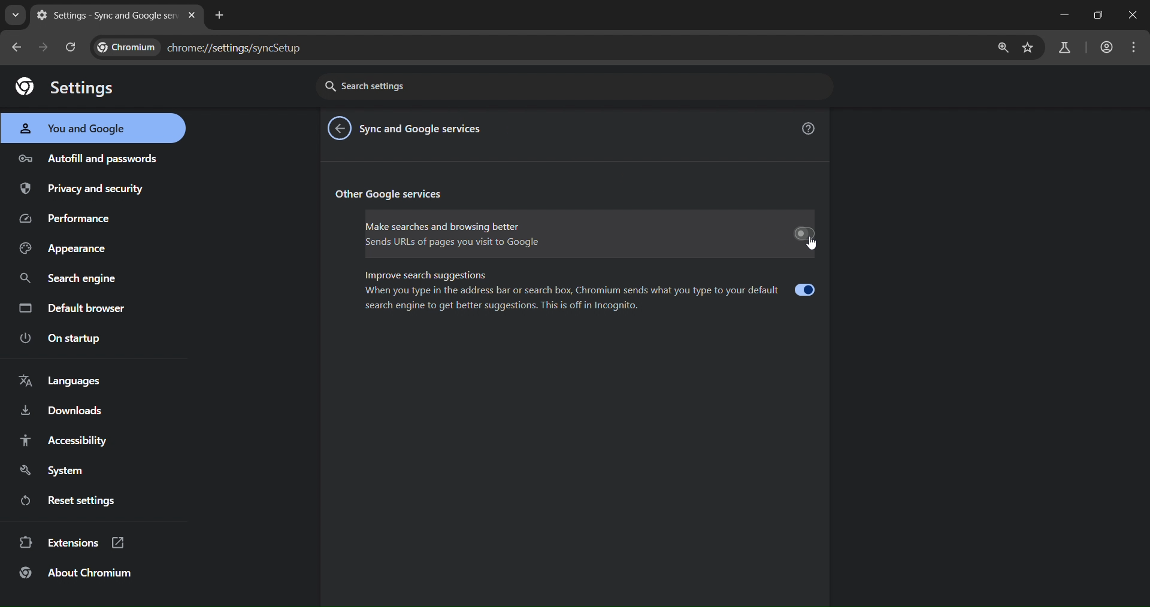 This screenshot has height=607, width=1150. What do you see at coordinates (1133, 48) in the screenshot?
I see `menu` at bounding box center [1133, 48].